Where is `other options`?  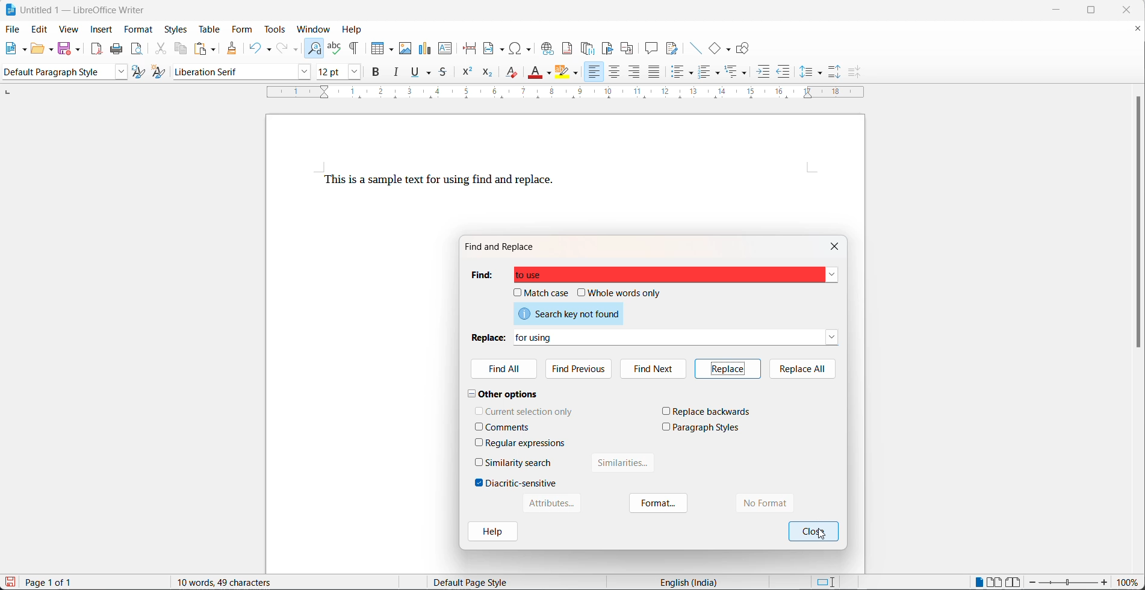 other options is located at coordinates (503, 393).